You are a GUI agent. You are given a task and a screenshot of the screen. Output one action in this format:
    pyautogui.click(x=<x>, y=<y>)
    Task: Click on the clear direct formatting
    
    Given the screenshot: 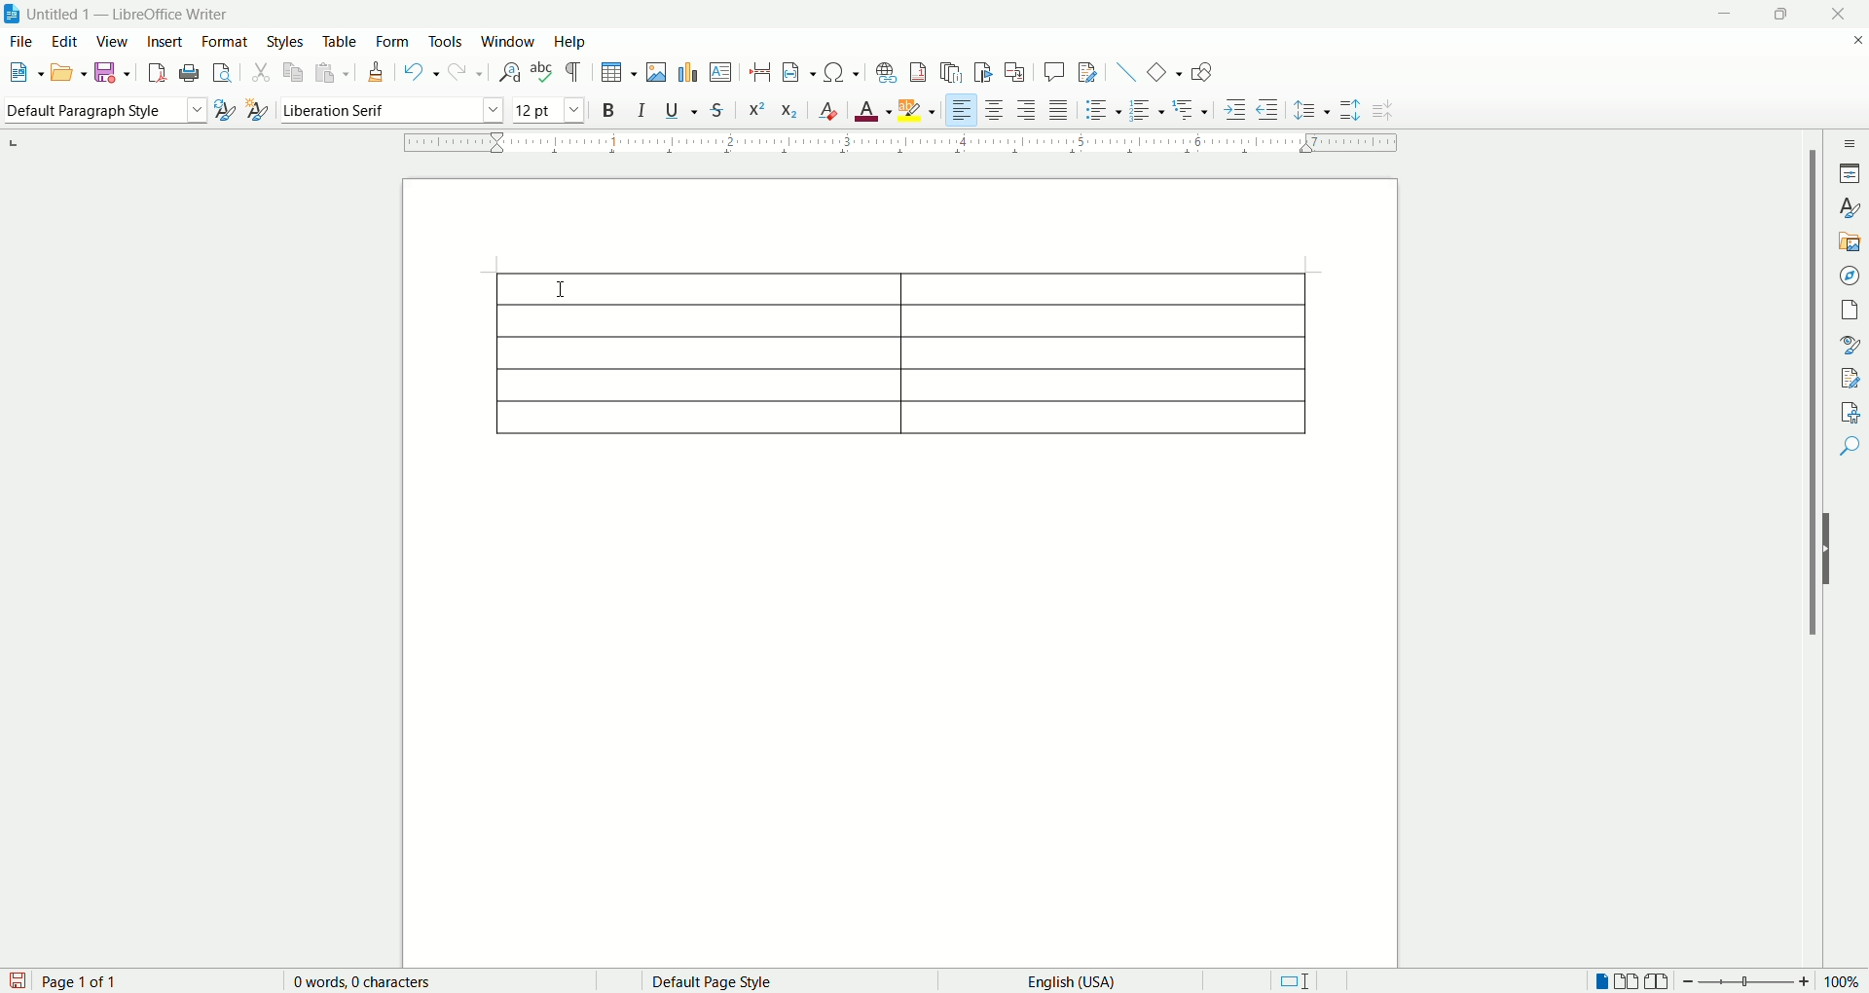 What is the action you would take?
    pyautogui.click(x=827, y=107)
    